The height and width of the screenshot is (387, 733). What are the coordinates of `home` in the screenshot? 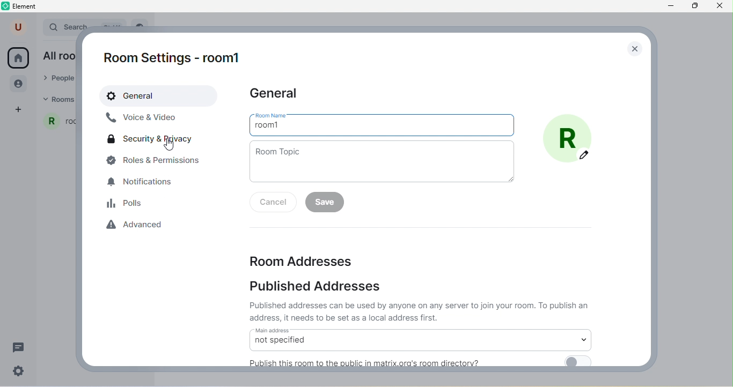 It's located at (18, 58).